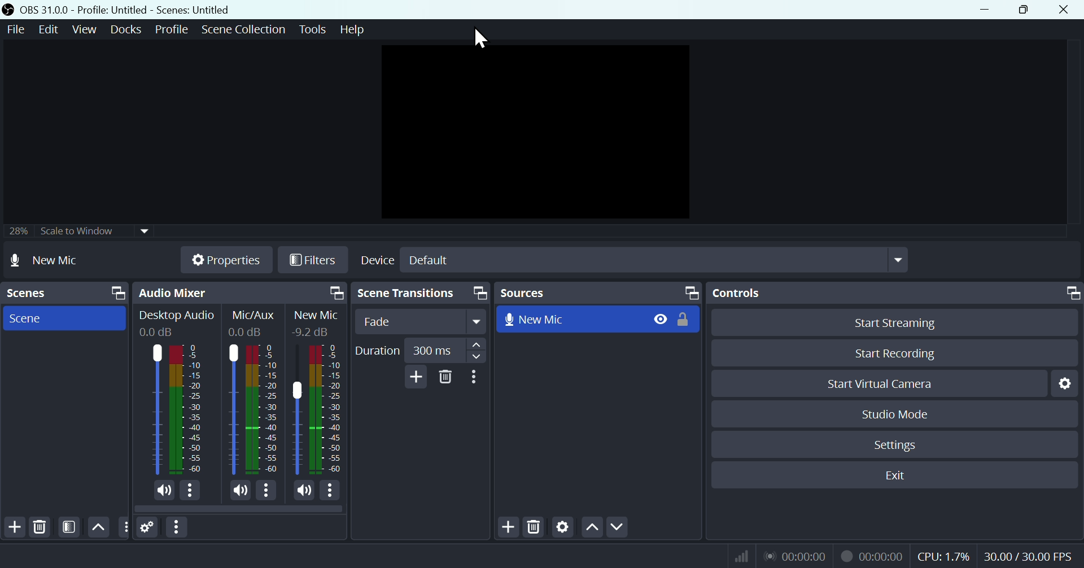  What do you see at coordinates (177, 316) in the screenshot?
I see `Desktop Audio` at bounding box center [177, 316].